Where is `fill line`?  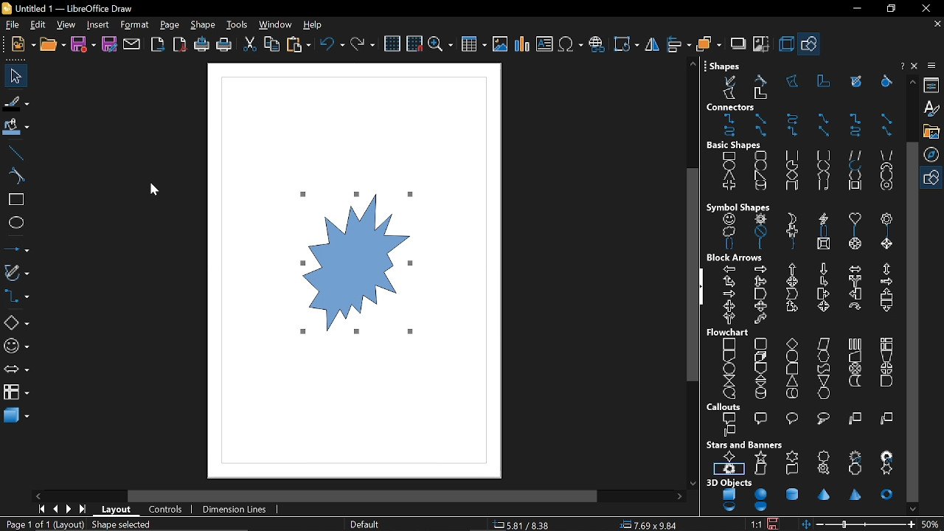 fill line is located at coordinates (15, 104).